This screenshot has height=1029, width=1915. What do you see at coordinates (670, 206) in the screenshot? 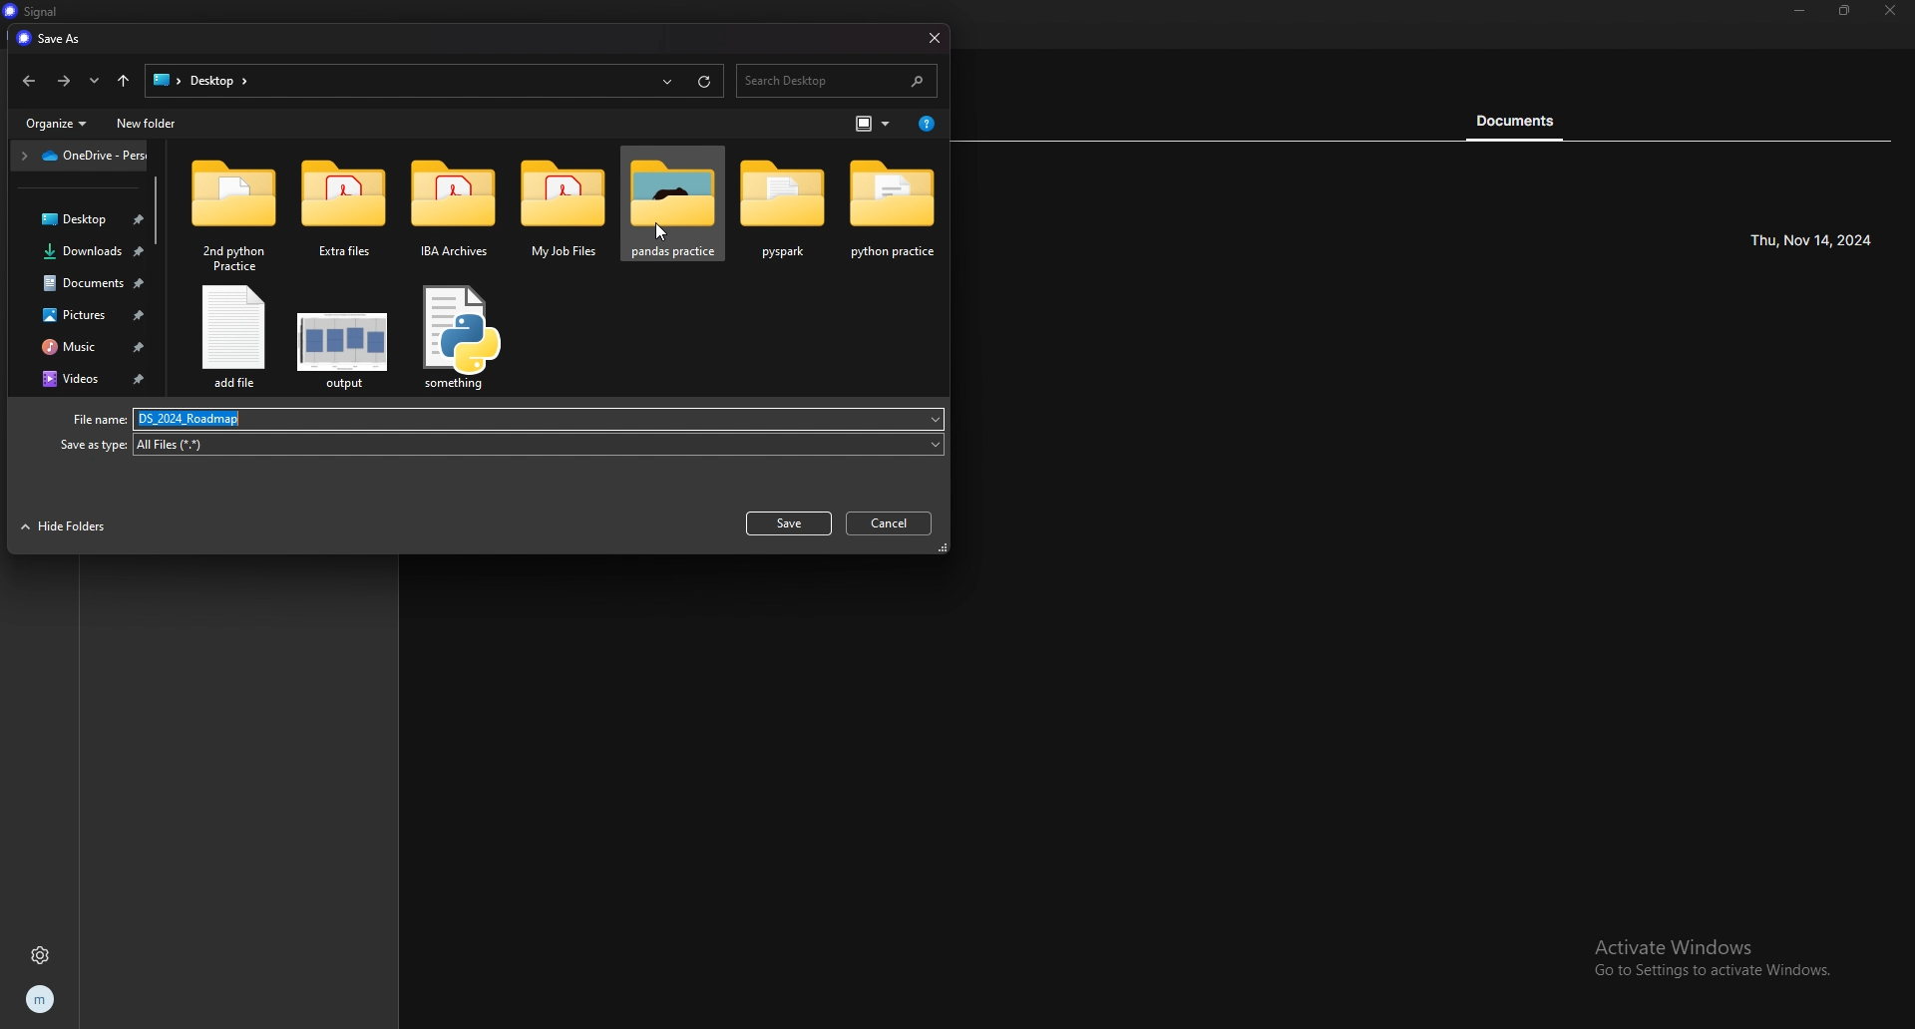
I see `folder` at bounding box center [670, 206].